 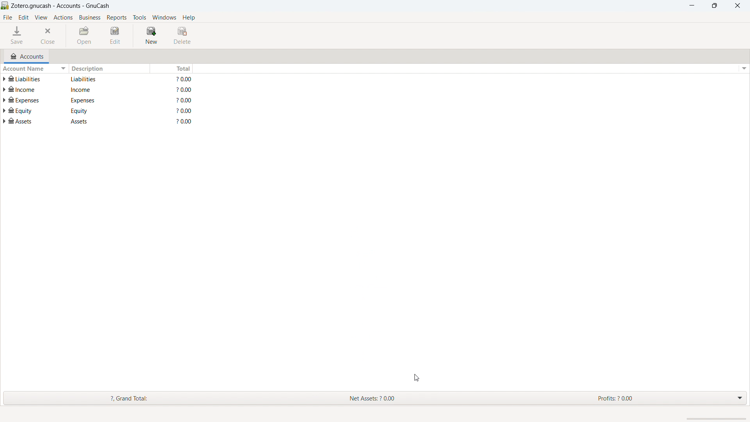 What do you see at coordinates (691, 6) in the screenshot?
I see `minimize` at bounding box center [691, 6].